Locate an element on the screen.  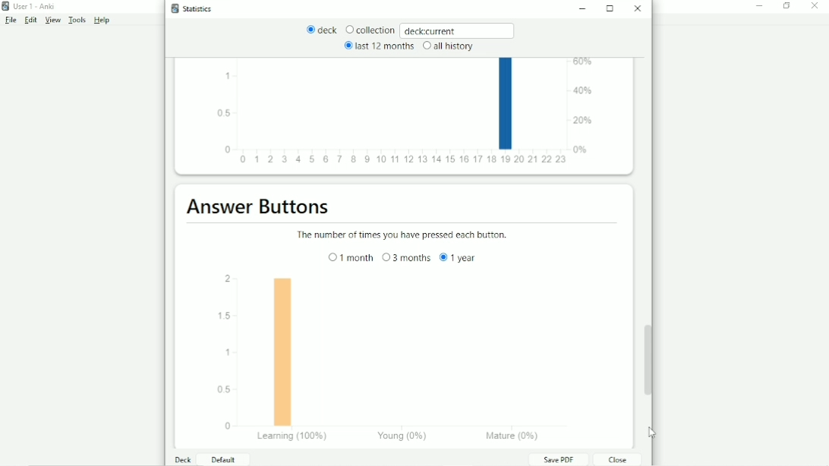
Collection is located at coordinates (370, 30).